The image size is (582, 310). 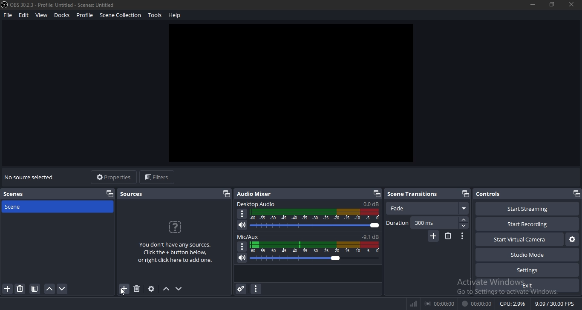 I want to click on audio mixer, so click(x=255, y=193).